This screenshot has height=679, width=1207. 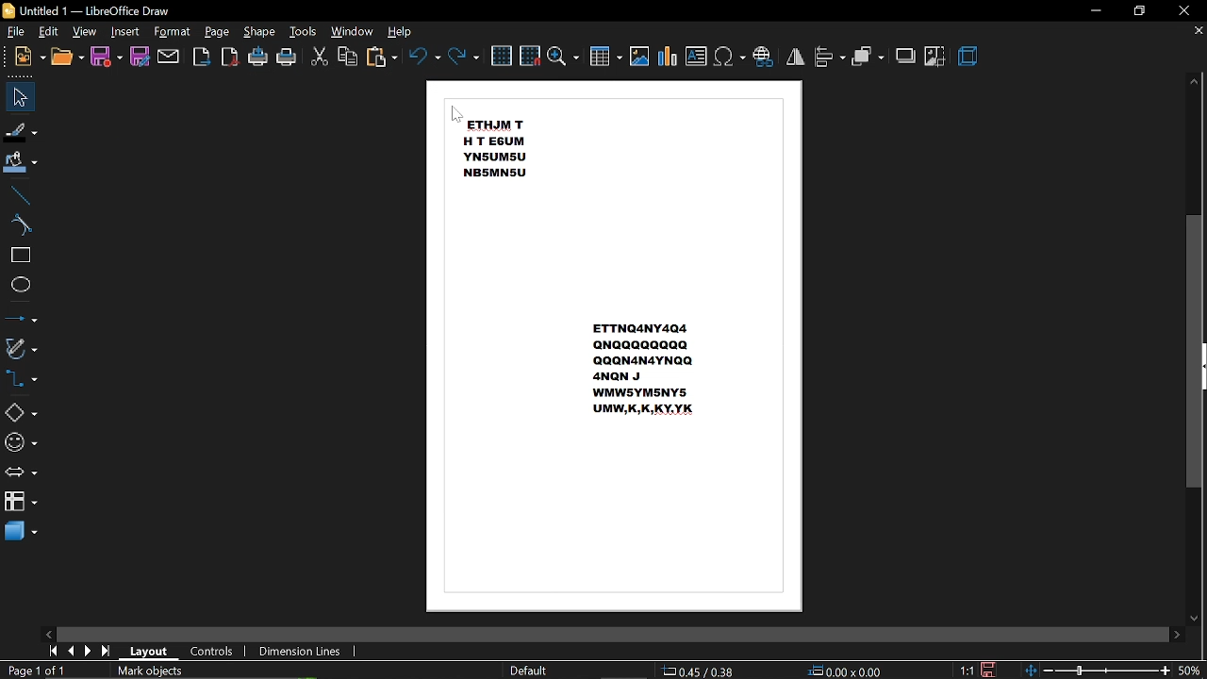 I want to click on rectangle, so click(x=19, y=257).